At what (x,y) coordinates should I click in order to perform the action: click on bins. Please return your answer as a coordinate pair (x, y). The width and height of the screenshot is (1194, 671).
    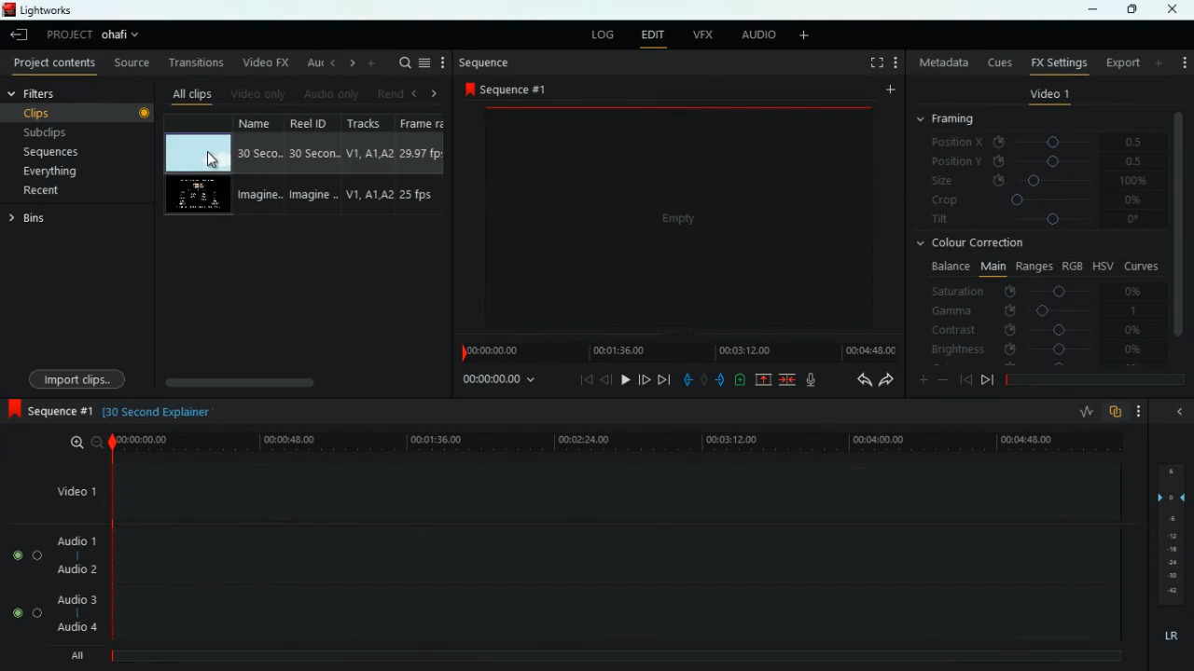
    Looking at the image, I should click on (32, 219).